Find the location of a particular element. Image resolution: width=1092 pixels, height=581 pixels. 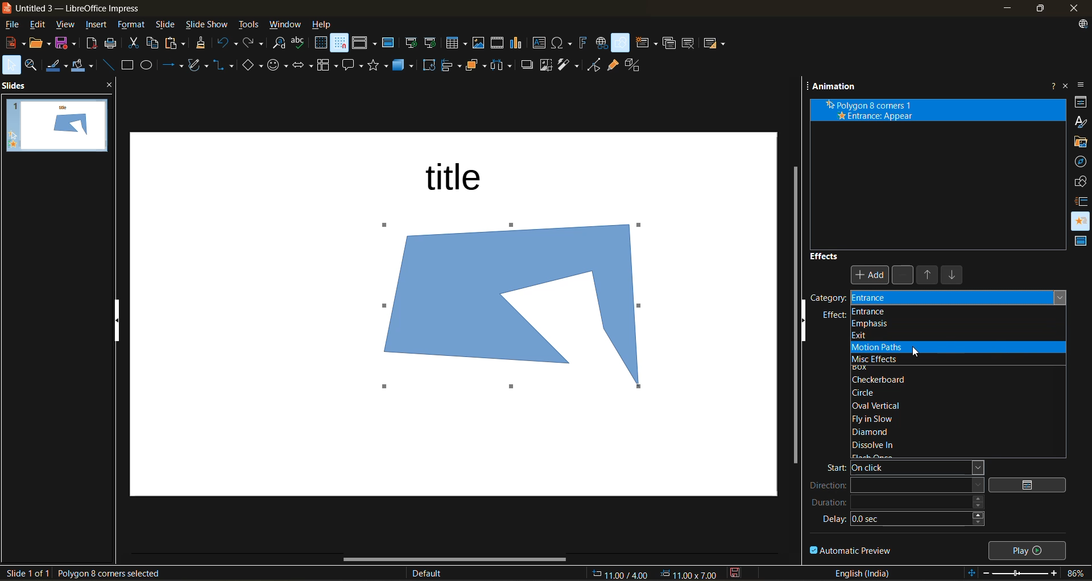

toggle extrusion is located at coordinates (633, 65).